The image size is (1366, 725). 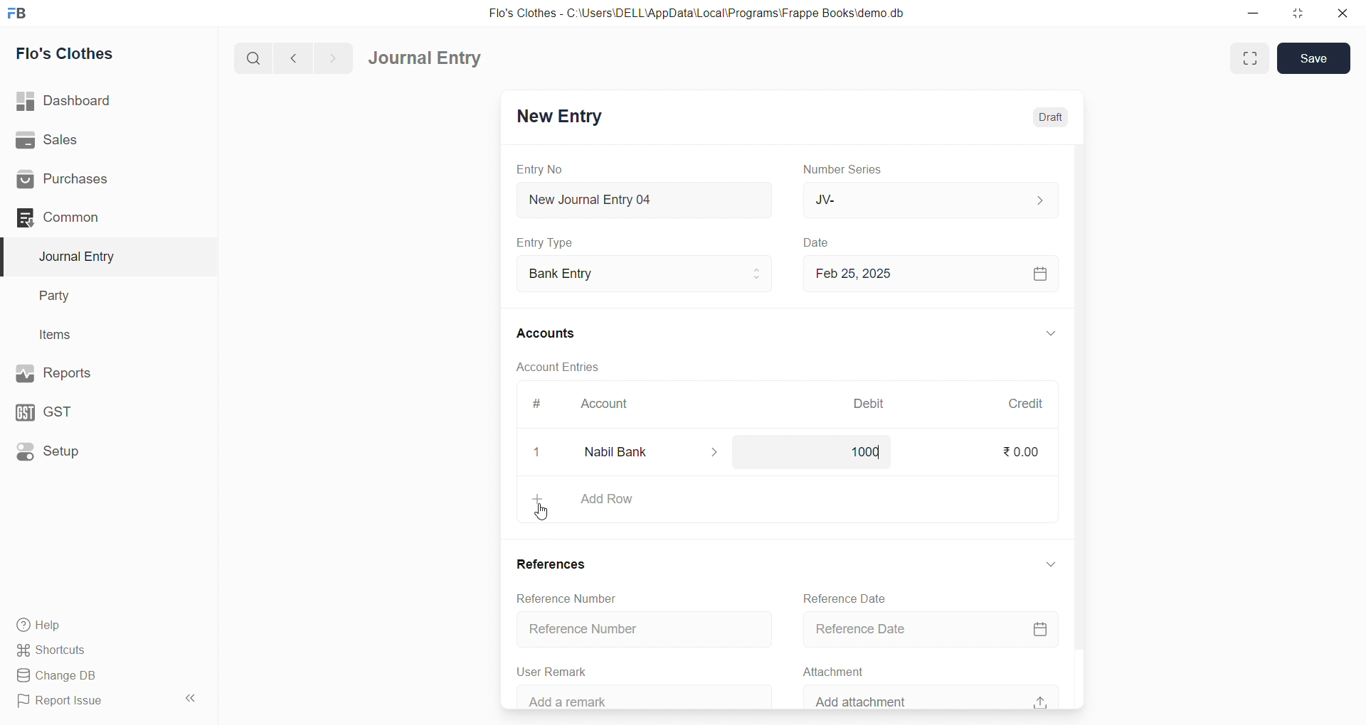 I want to click on Nabil Bank, so click(x=644, y=451).